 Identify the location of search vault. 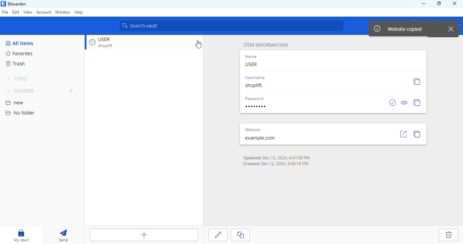
(232, 25).